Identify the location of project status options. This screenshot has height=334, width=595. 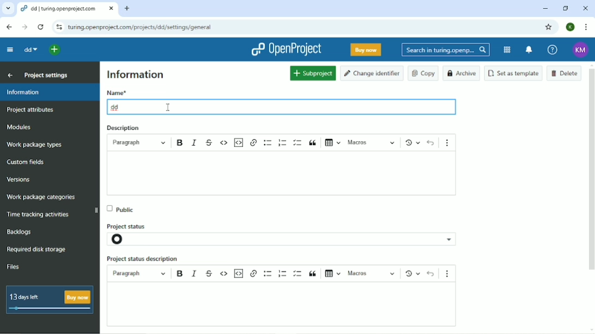
(451, 239).